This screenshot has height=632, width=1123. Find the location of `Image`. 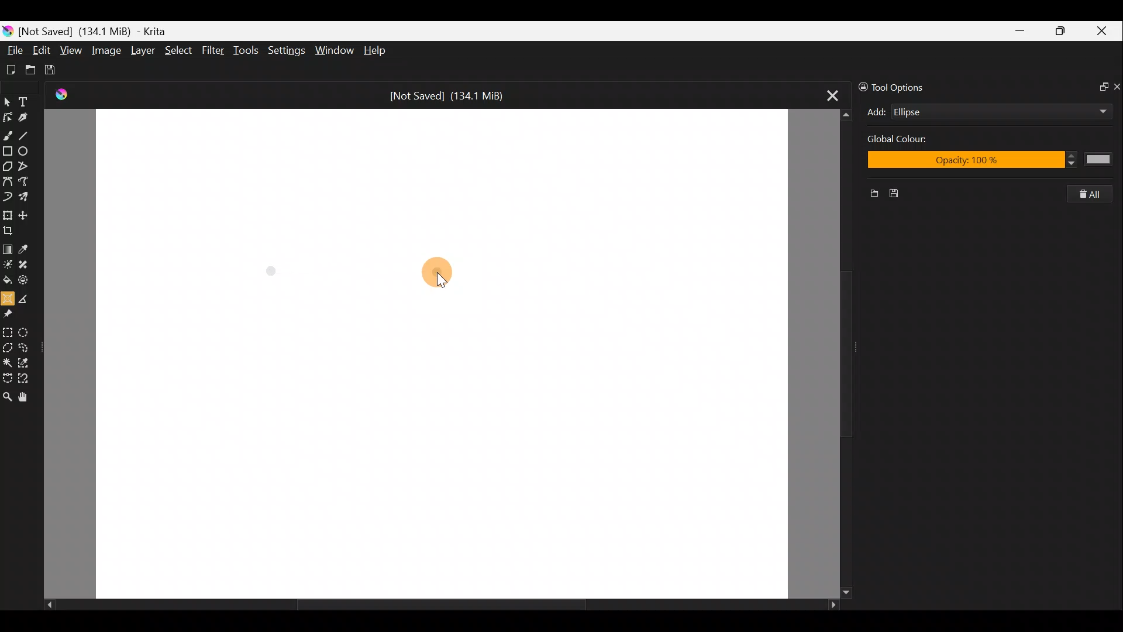

Image is located at coordinates (108, 50).